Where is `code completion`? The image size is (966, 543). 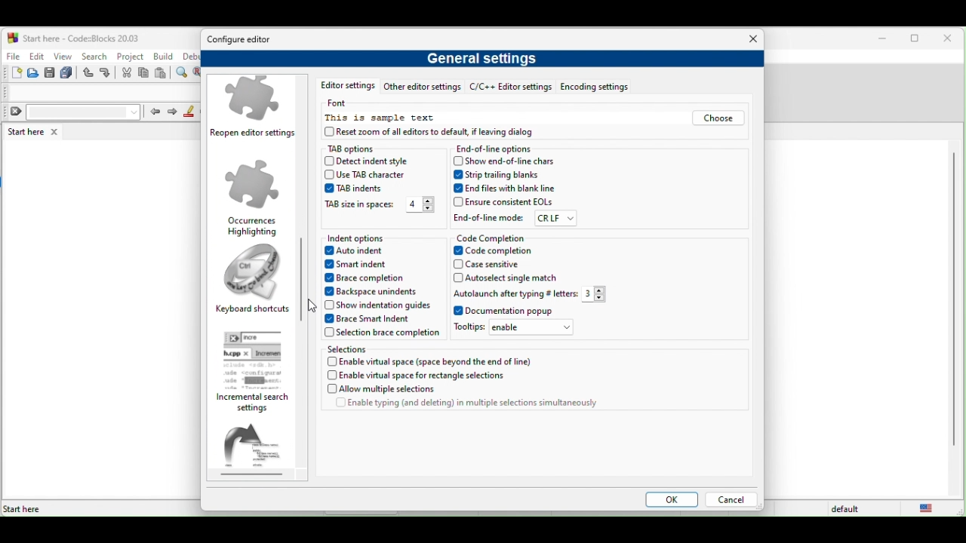 code completion is located at coordinates (493, 238).